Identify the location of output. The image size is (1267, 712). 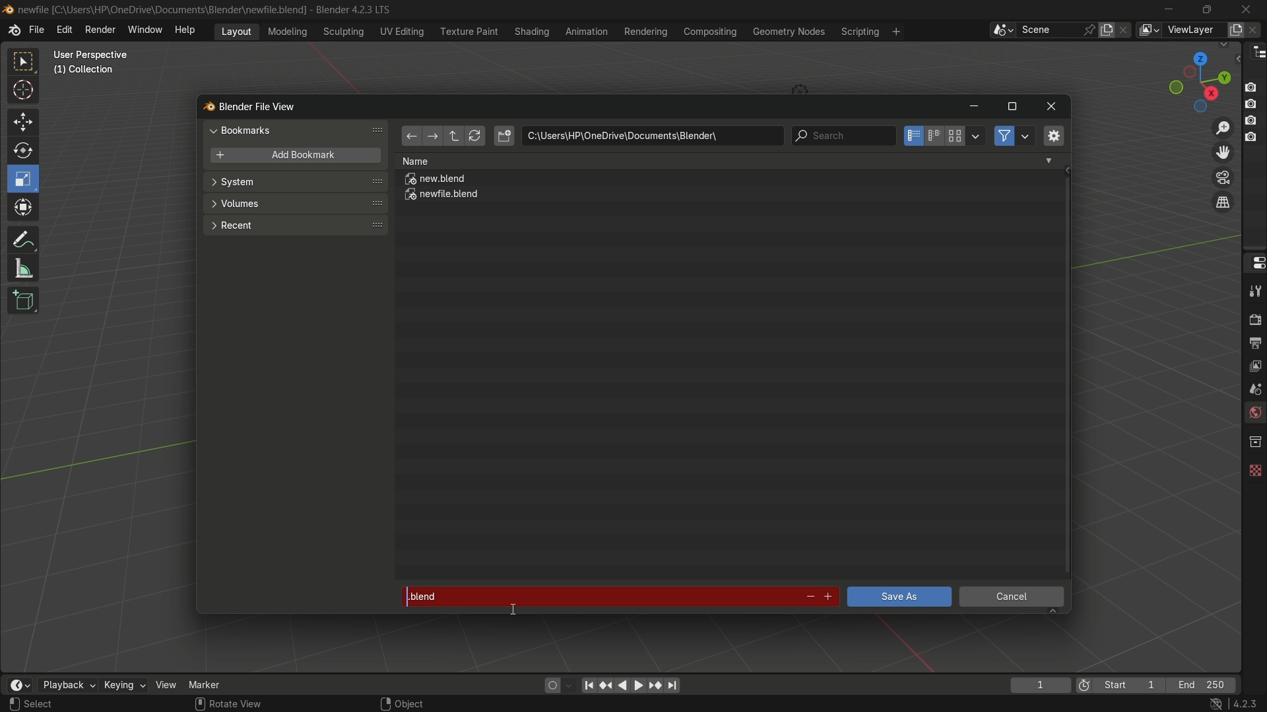
(1254, 342).